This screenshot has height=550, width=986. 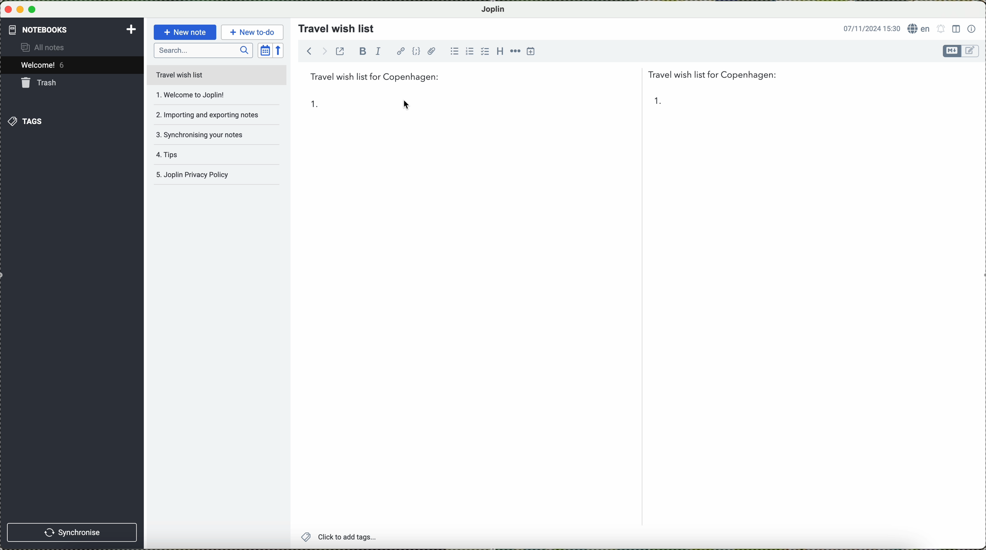 What do you see at coordinates (49, 48) in the screenshot?
I see `all notes` at bounding box center [49, 48].